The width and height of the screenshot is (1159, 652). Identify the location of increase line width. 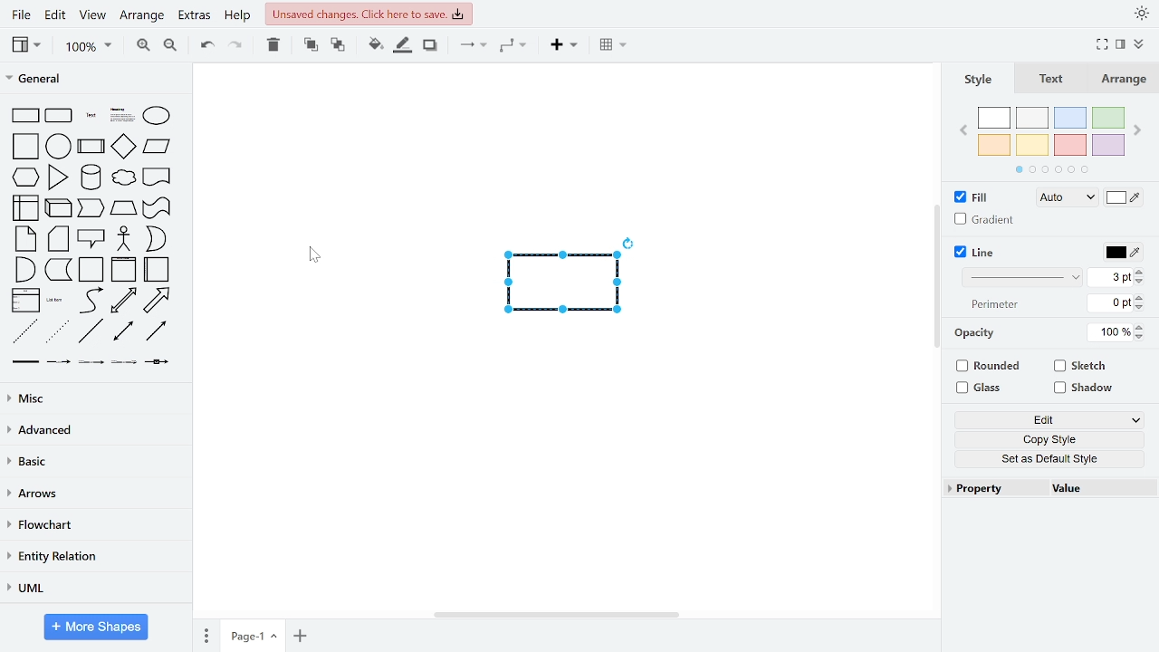
(1140, 272).